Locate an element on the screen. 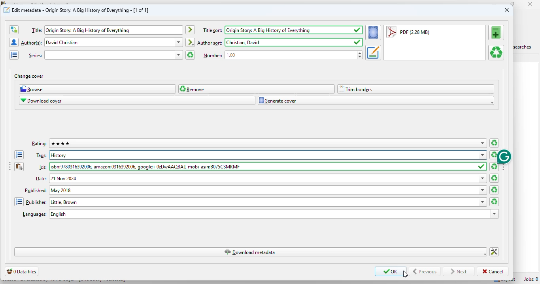 The width and height of the screenshot is (540, 284). generate cover is located at coordinates (376, 101).